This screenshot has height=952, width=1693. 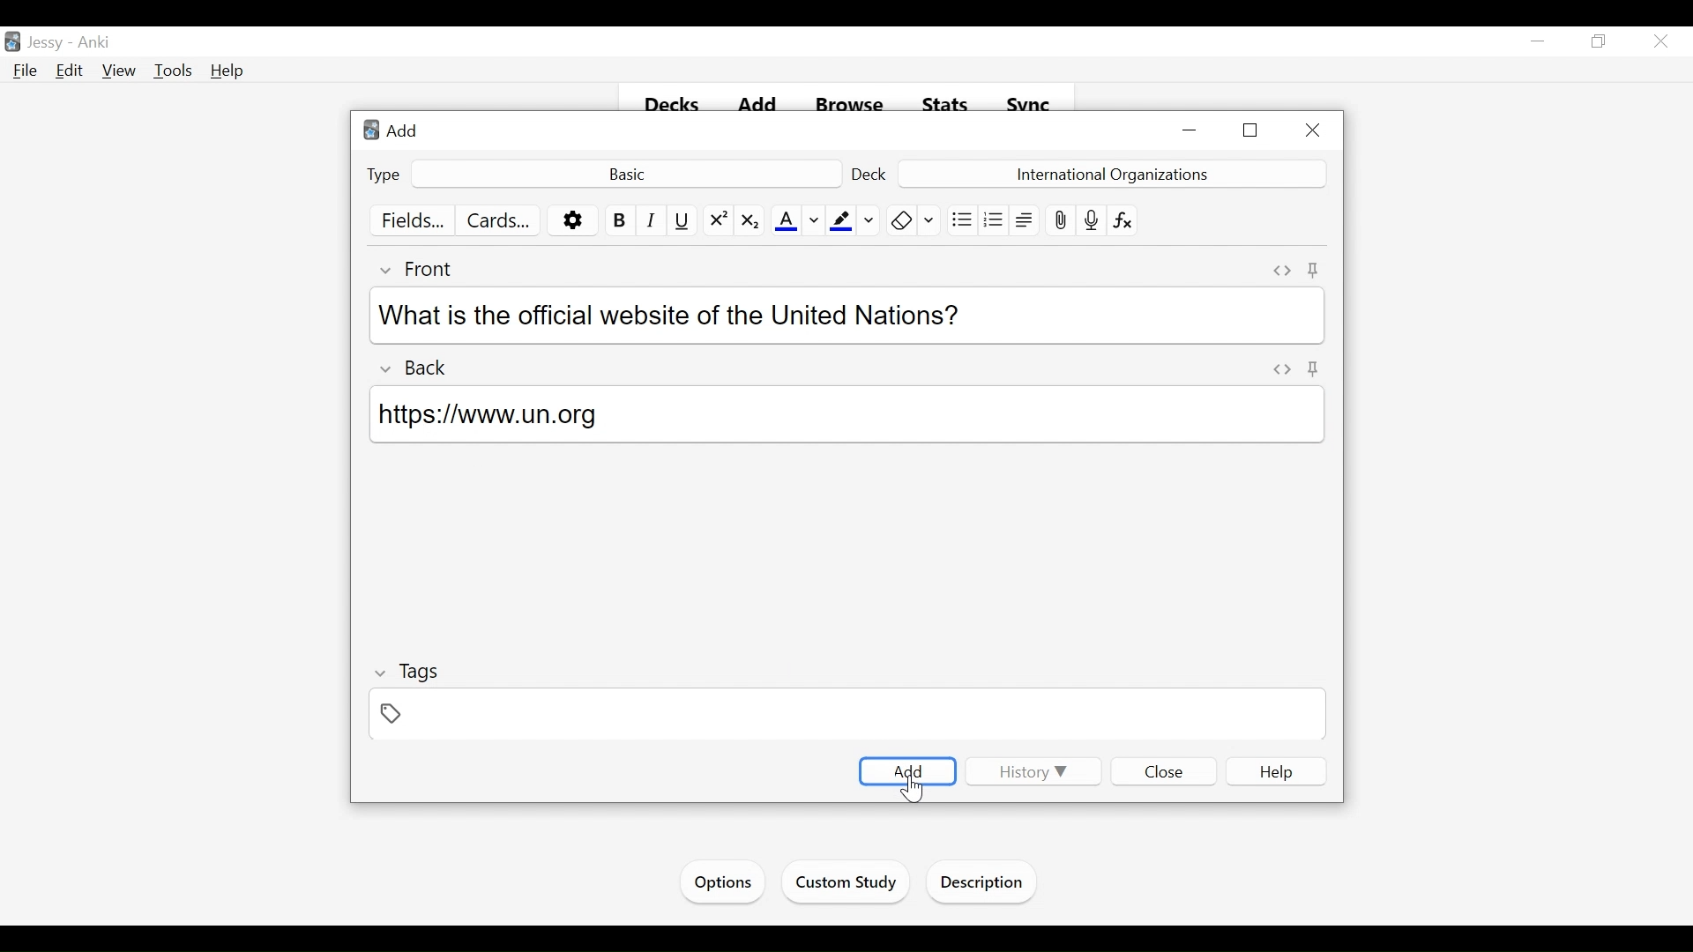 I want to click on Alignment, so click(x=1023, y=219).